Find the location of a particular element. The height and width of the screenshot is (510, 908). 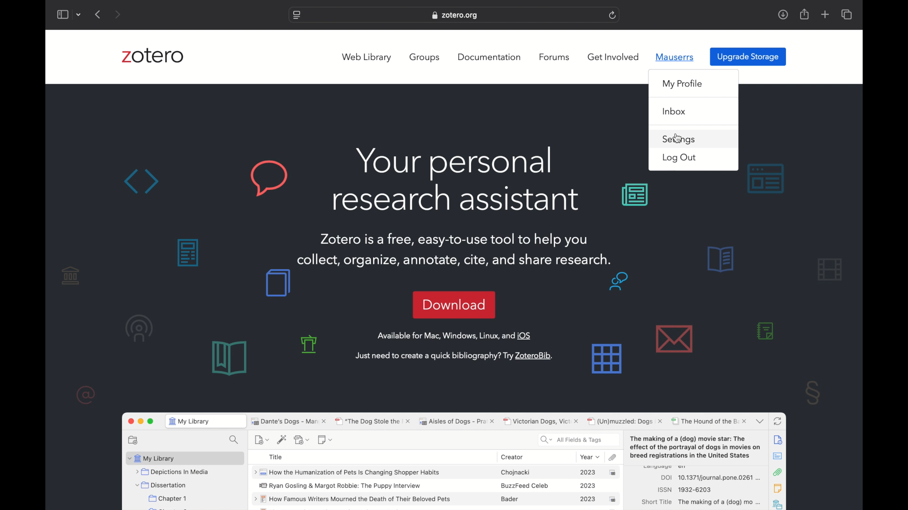

web library is located at coordinates (367, 58).